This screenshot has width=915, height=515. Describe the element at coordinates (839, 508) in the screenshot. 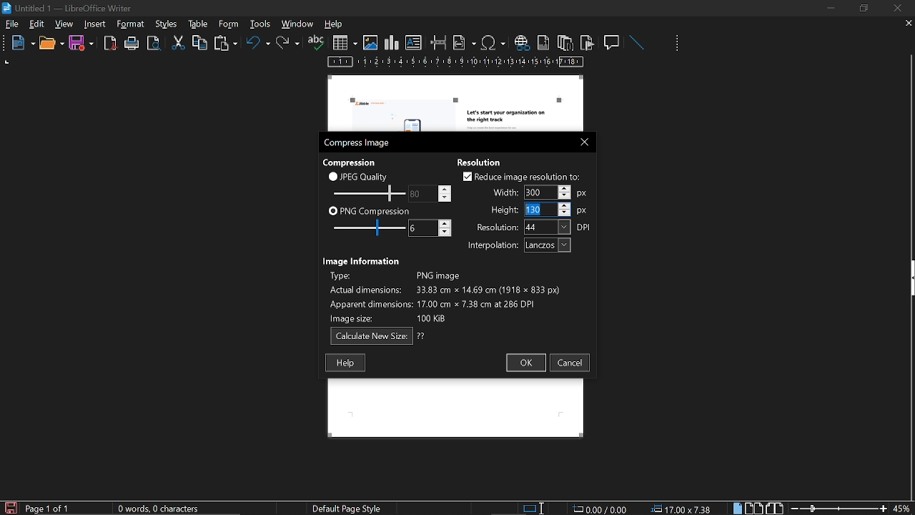

I see `change zoom` at that location.